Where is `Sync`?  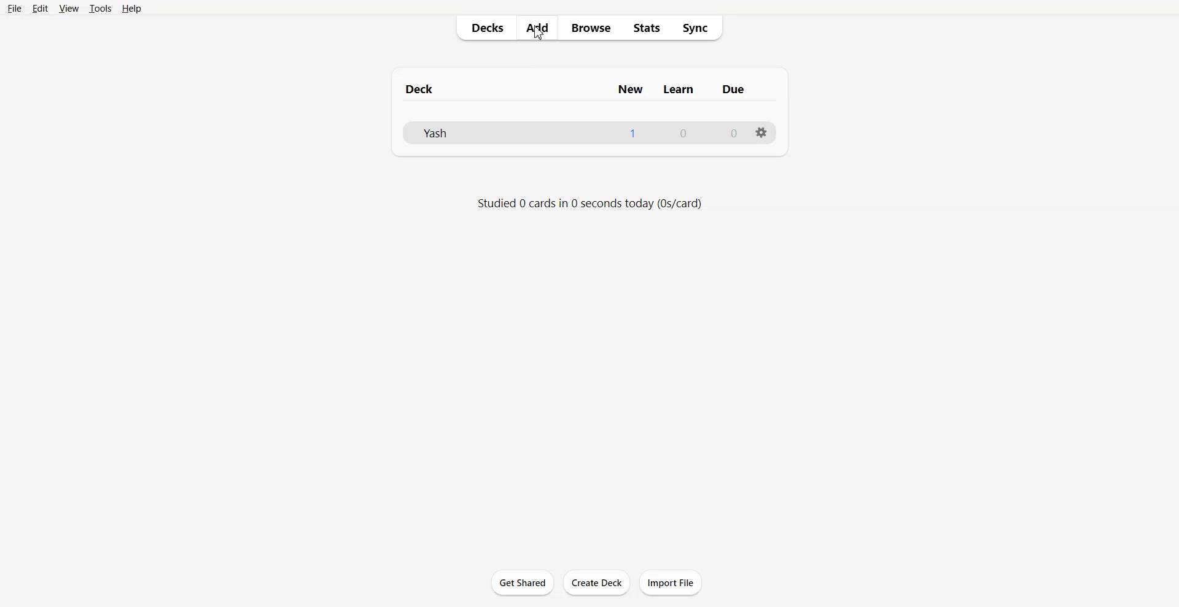
Sync is located at coordinates (699, 28).